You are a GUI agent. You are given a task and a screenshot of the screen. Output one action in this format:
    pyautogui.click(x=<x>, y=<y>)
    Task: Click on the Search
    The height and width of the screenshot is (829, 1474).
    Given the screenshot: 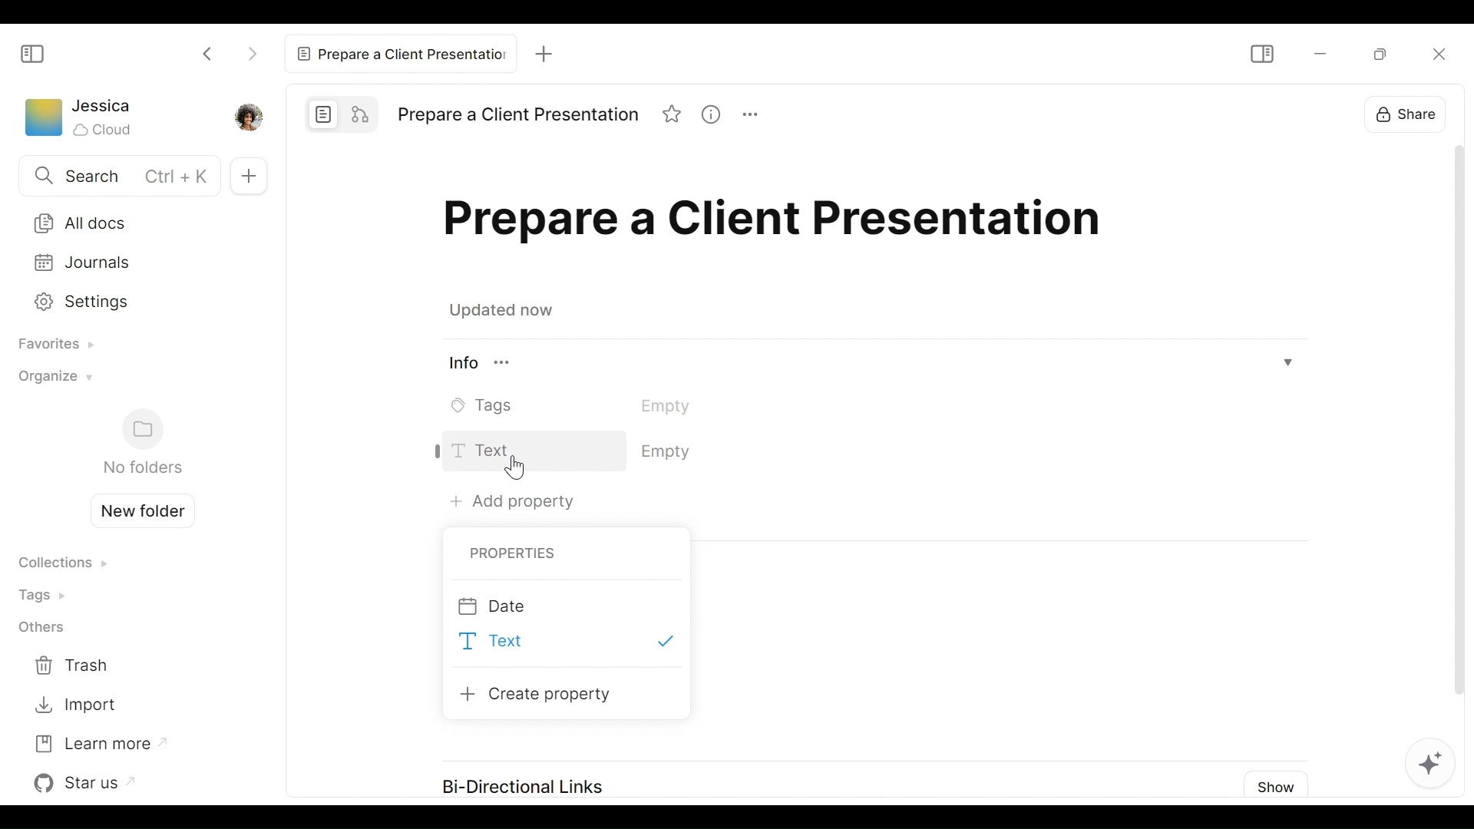 What is the action you would take?
    pyautogui.click(x=116, y=177)
    